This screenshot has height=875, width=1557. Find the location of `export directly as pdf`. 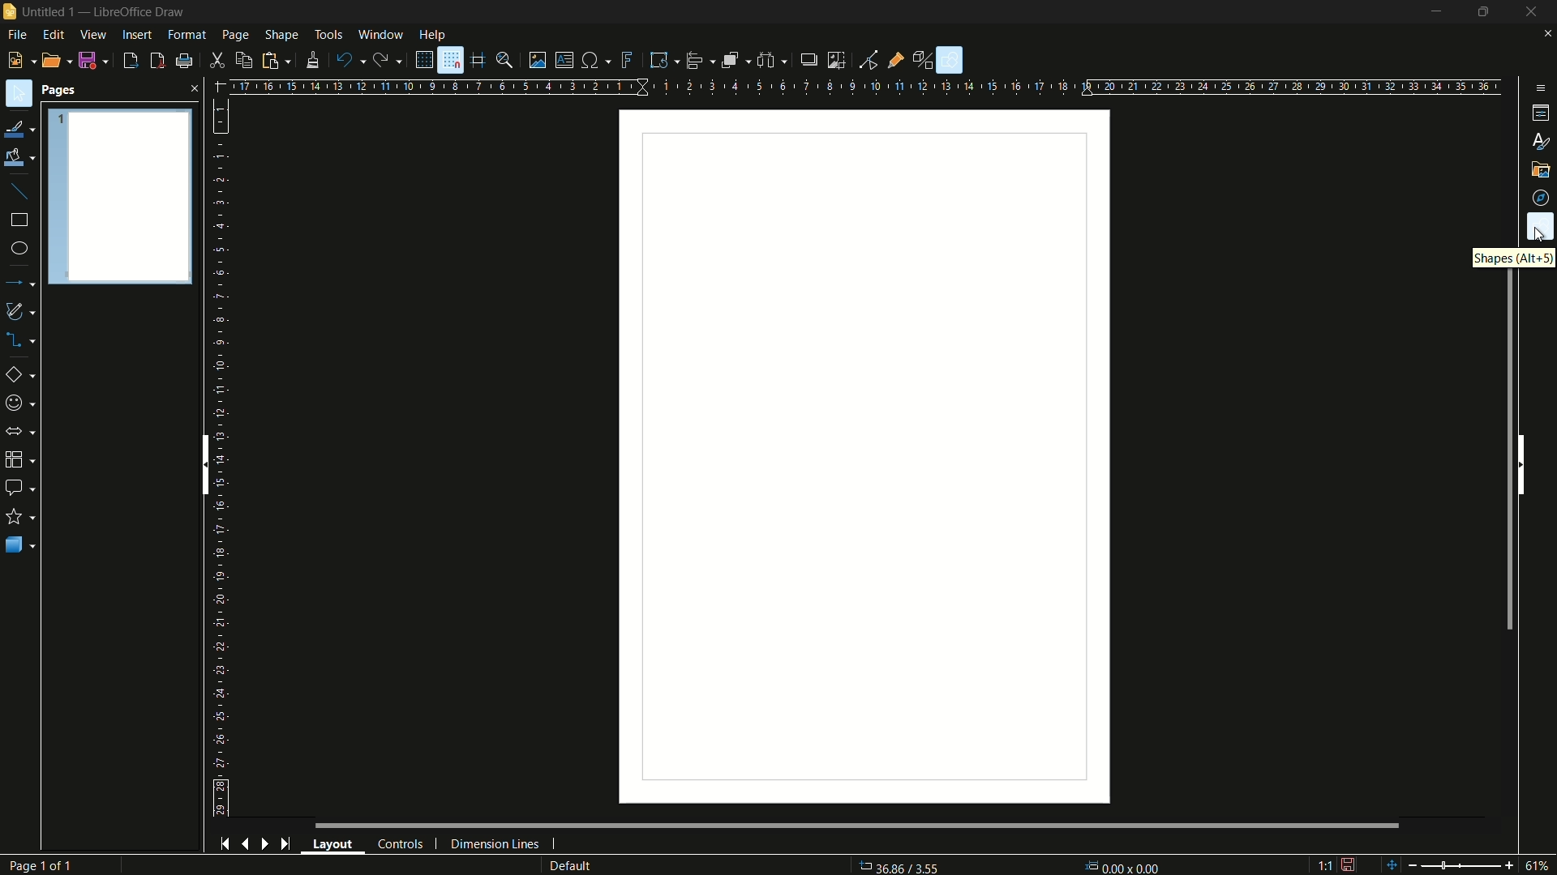

export directly as pdf is located at coordinates (157, 60).